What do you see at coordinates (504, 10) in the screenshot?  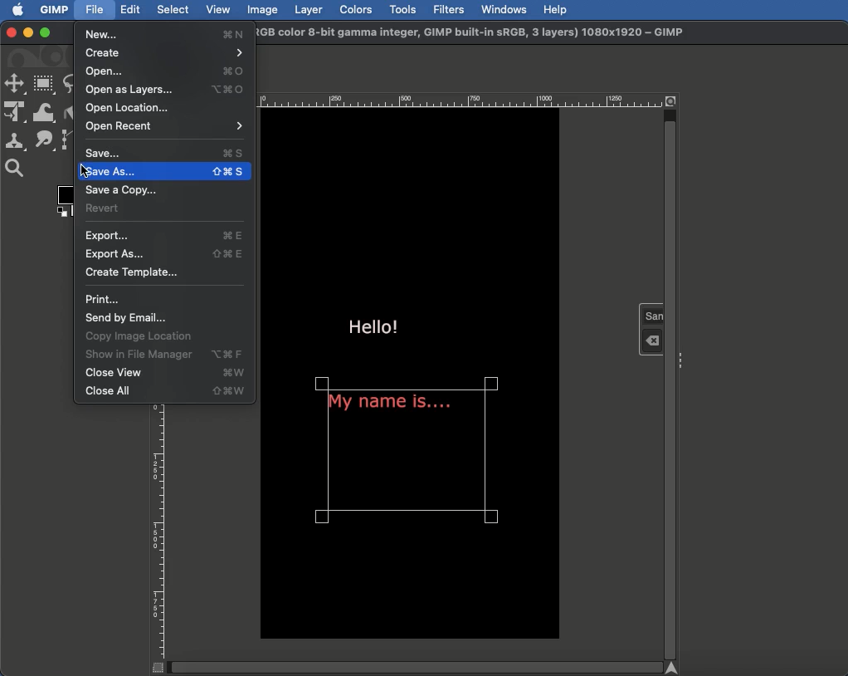 I see `Windows` at bounding box center [504, 10].